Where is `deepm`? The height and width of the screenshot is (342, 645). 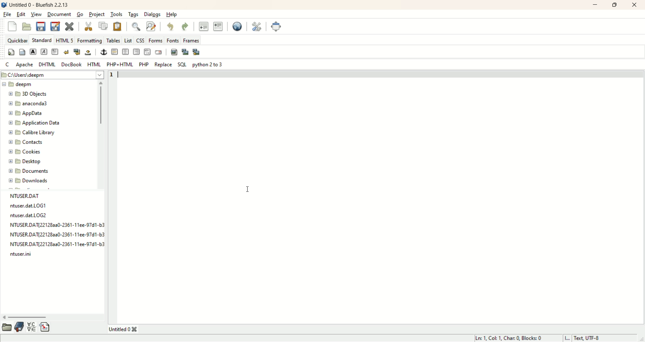
deepm is located at coordinates (18, 85).